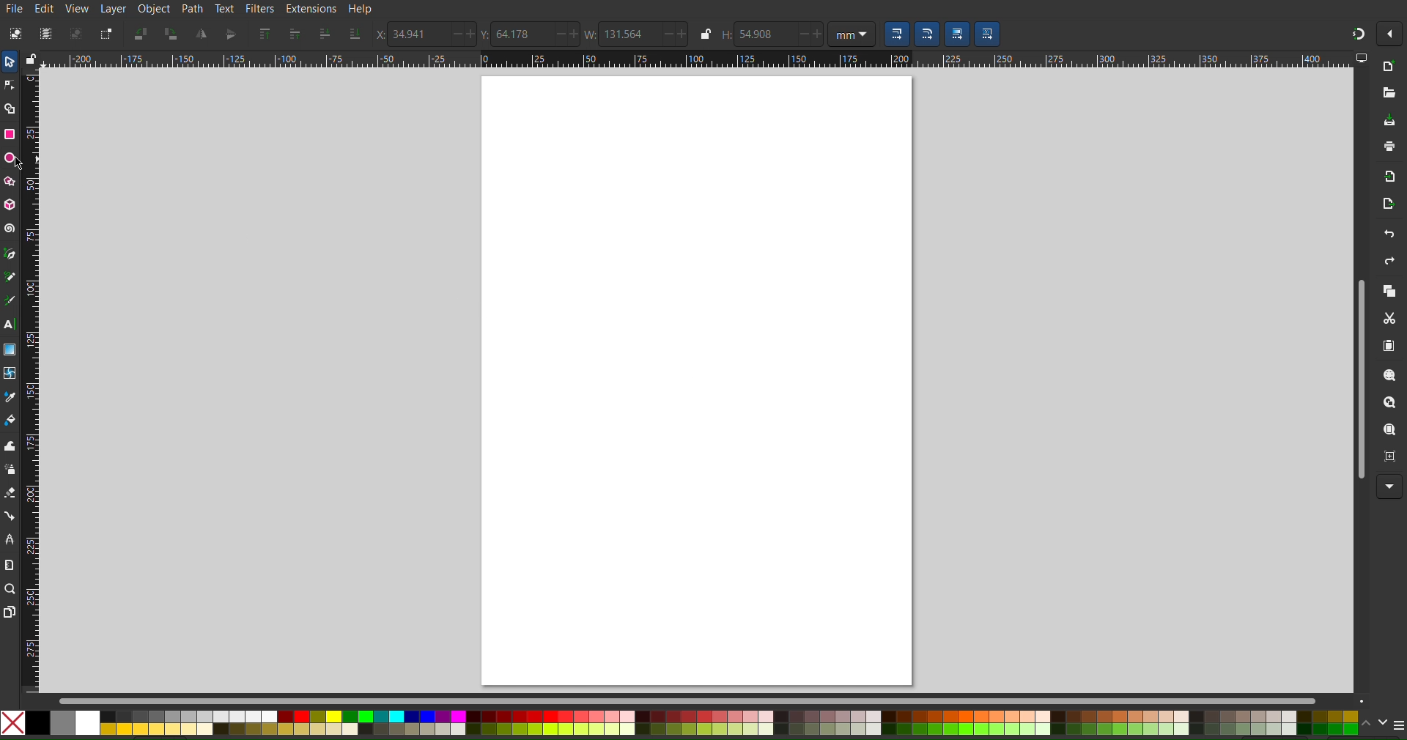 The width and height of the screenshot is (1407, 740). Describe the element at coordinates (192, 9) in the screenshot. I see `Path` at that location.